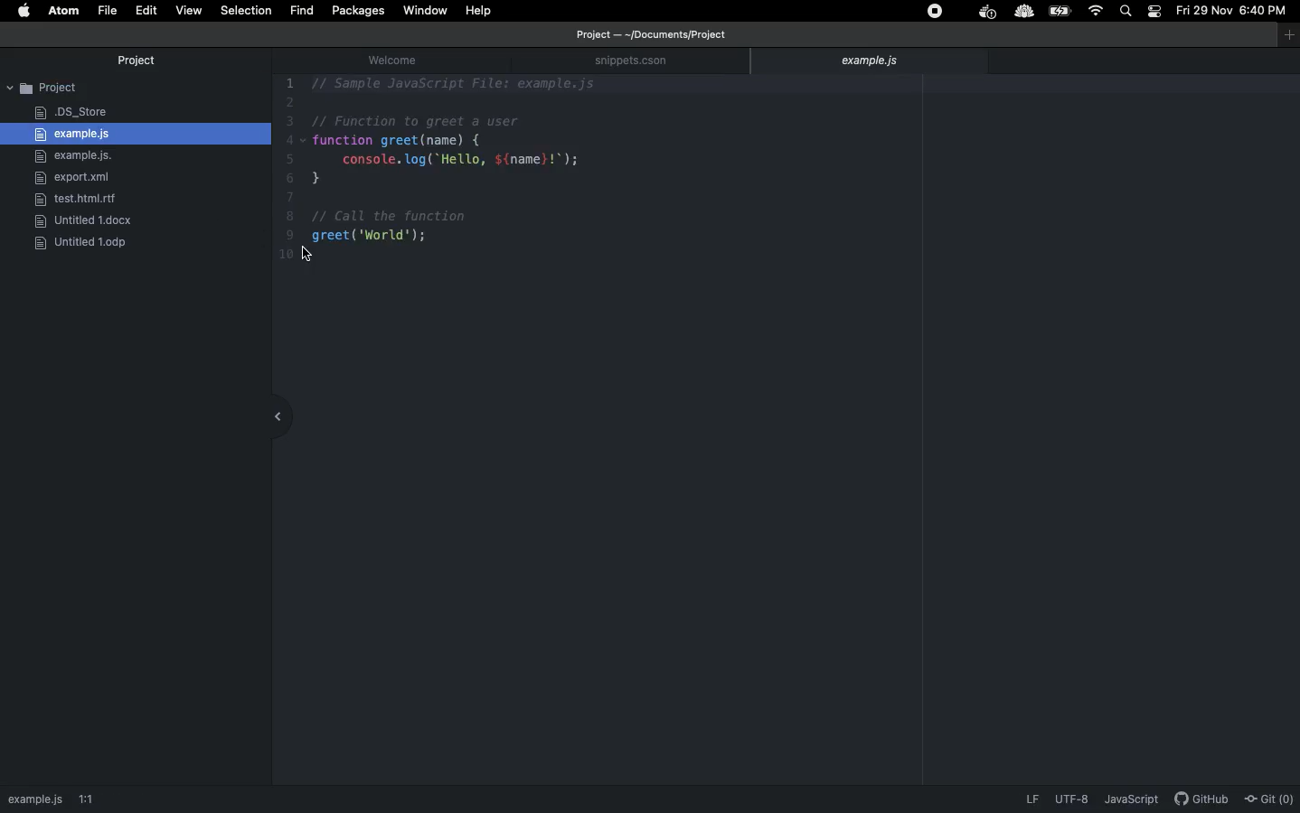 The height and width of the screenshot is (813, 1300). What do you see at coordinates (429, 11) in the screenshot?
I see `Window` at bounding box center [429, 11].